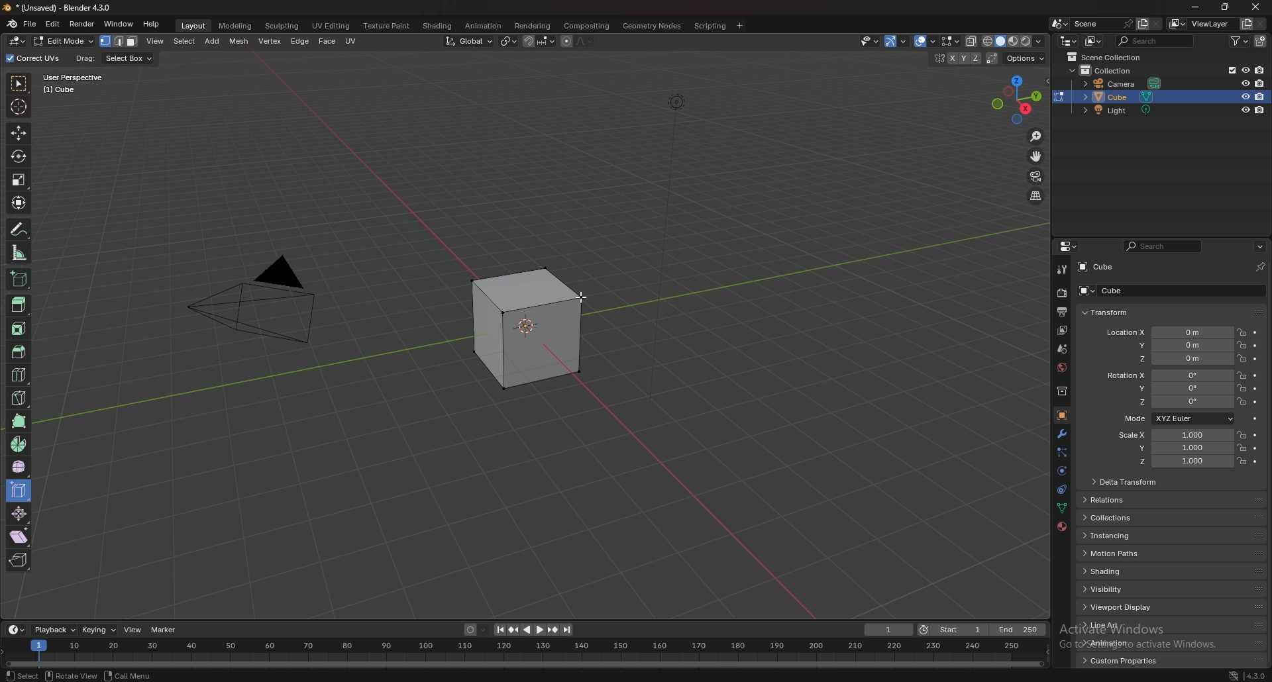 The width and height of the screenshot is (1272, 682). I want to click on disable in render, so click(1261, 96).